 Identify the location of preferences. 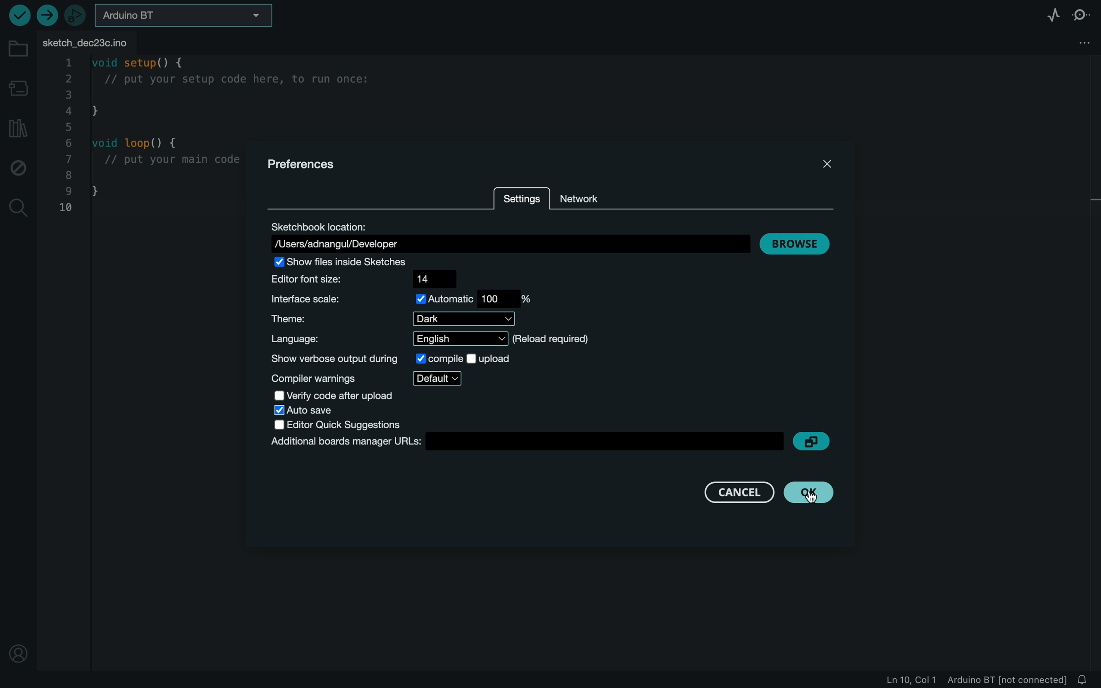
(304, 164).